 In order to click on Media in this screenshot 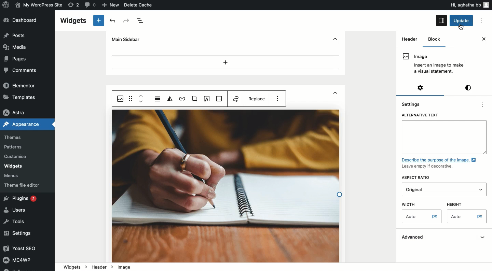, I will do `click(16, 46)`.